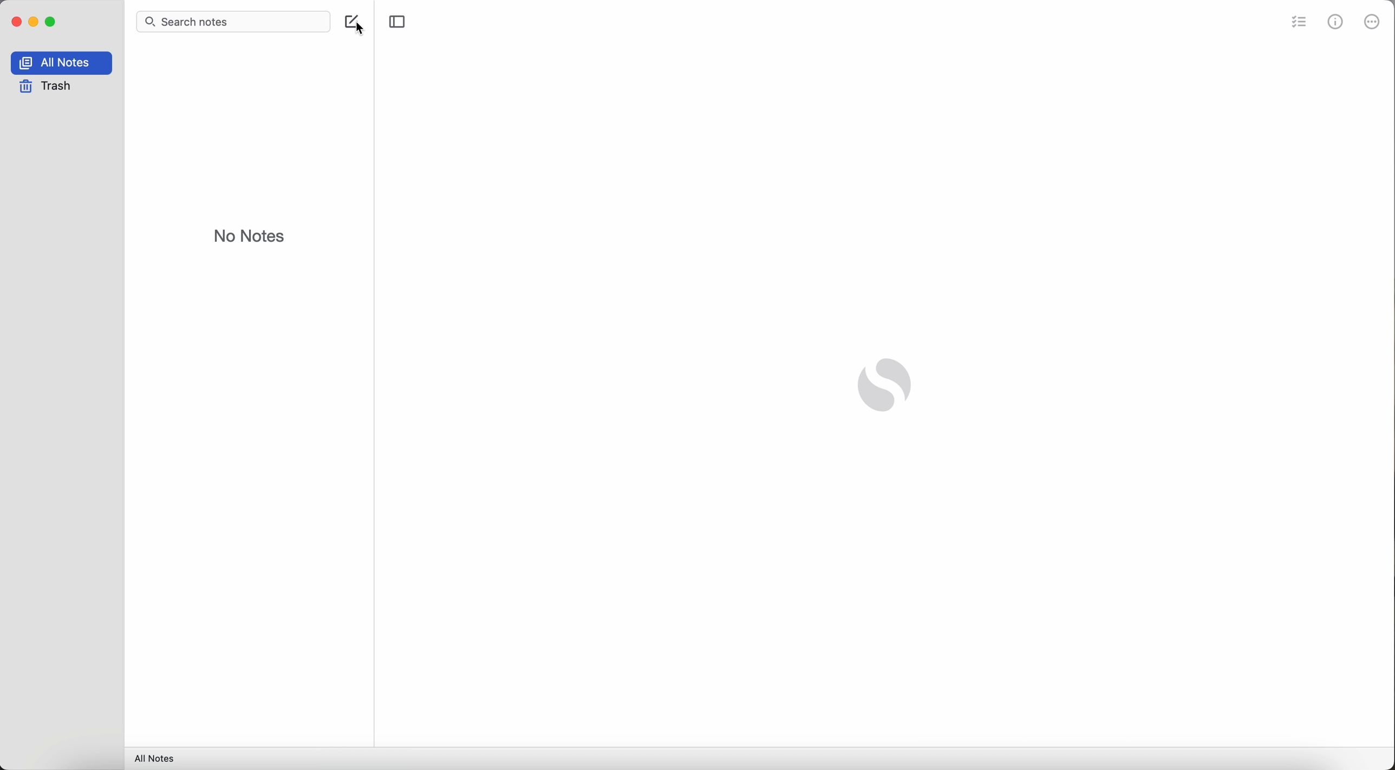 The image size is (1395, 770). What do you see at coordinates (36, 22) in the screenshot?
I see `minimize Simplenote` at bounding box center [36, 22].